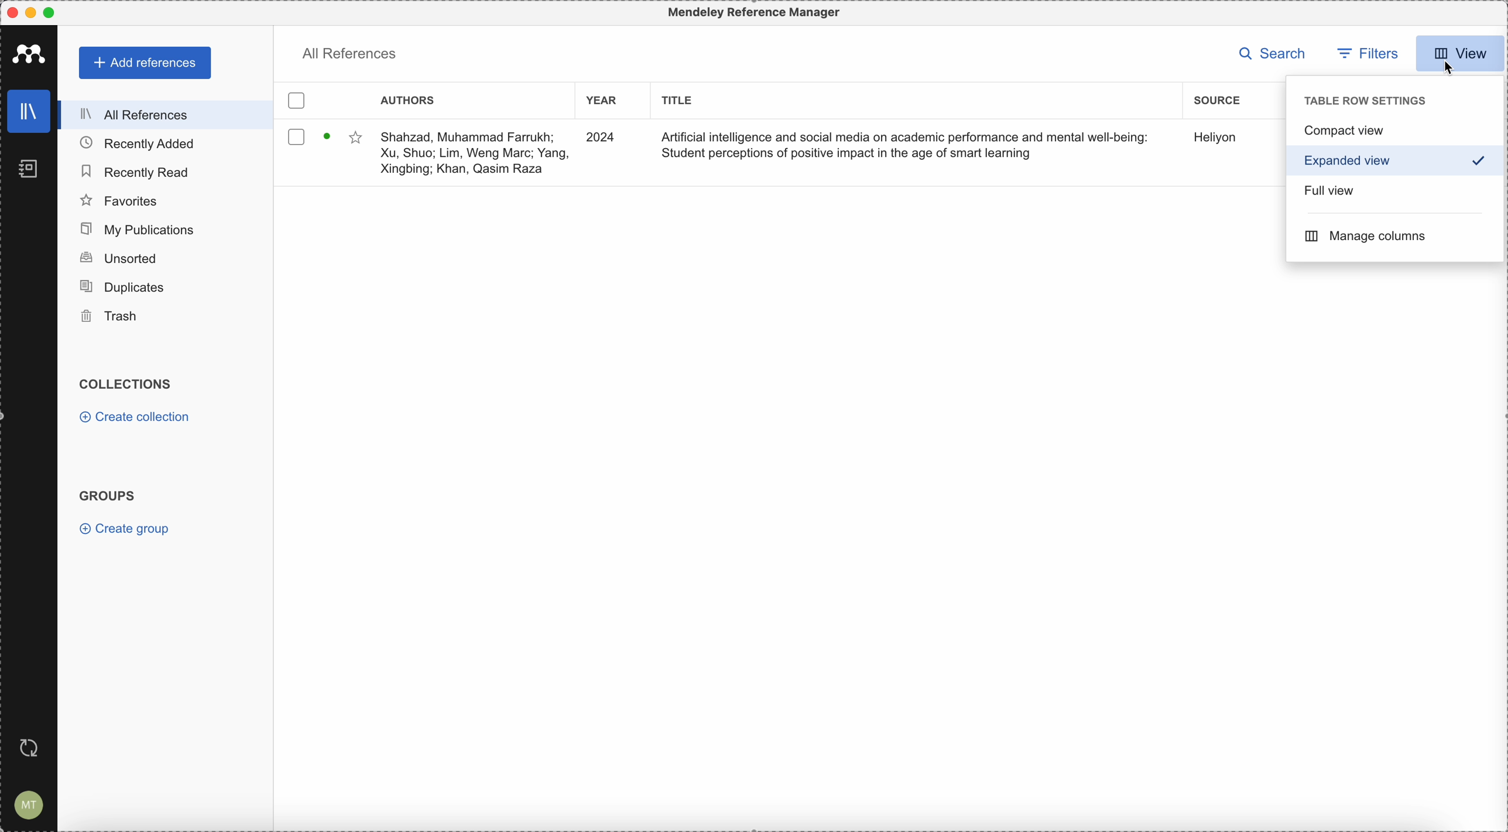 The image size is (1508, 832). Describe the element at coordinates (136, 229) in the screenshot. I see `my publications` at that location.